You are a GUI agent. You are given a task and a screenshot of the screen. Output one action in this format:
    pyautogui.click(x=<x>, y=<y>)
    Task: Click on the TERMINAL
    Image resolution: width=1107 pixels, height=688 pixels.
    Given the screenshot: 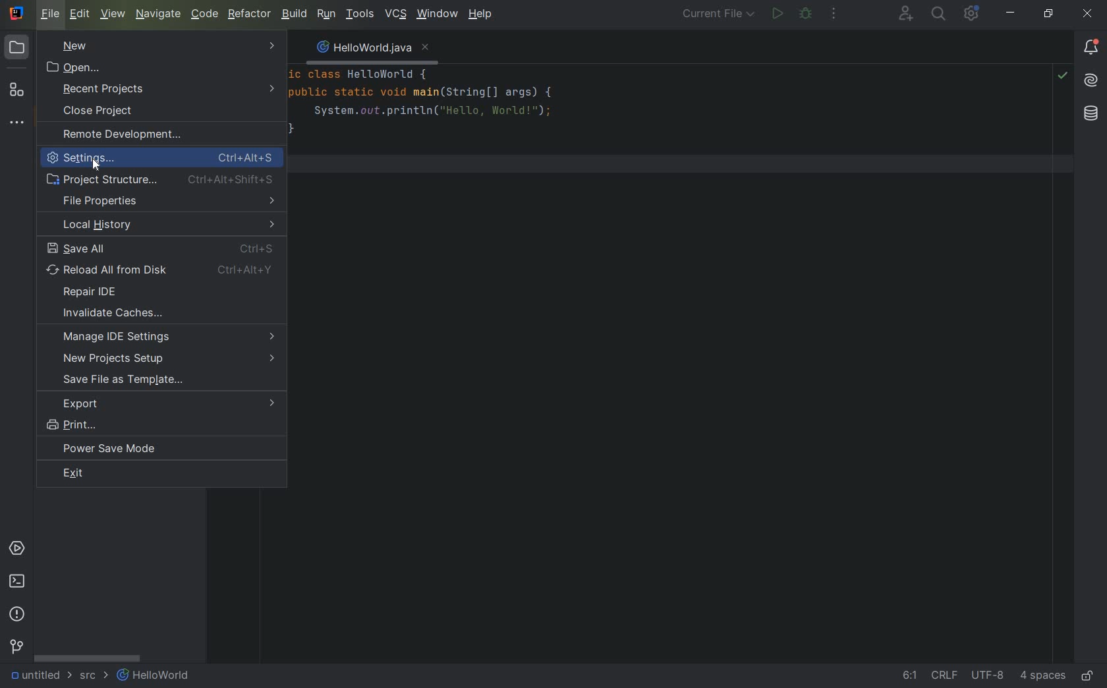 What is the action you would take?
    pyautogui.click(x=18, y=583)
    